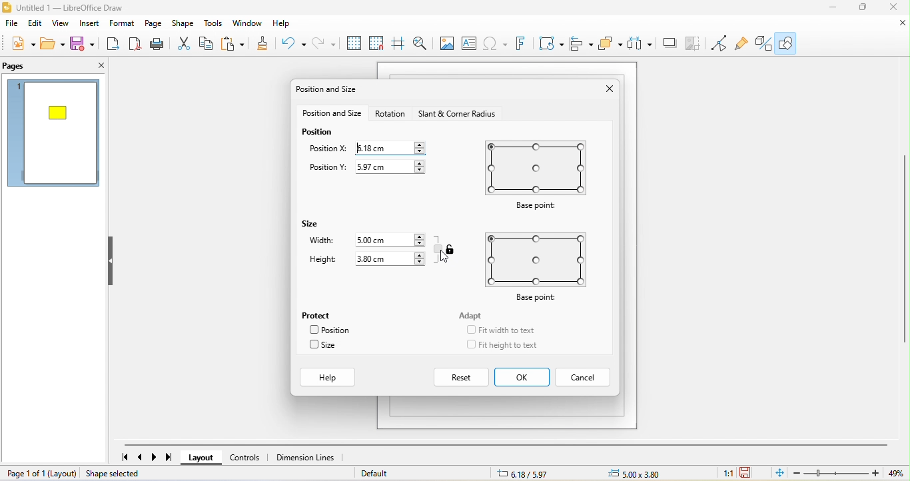 The height and width of the screenshot is (481, 910). Describe the element at coordinates (378, 43) in the screenshot. I see `snap to grid` at that location.